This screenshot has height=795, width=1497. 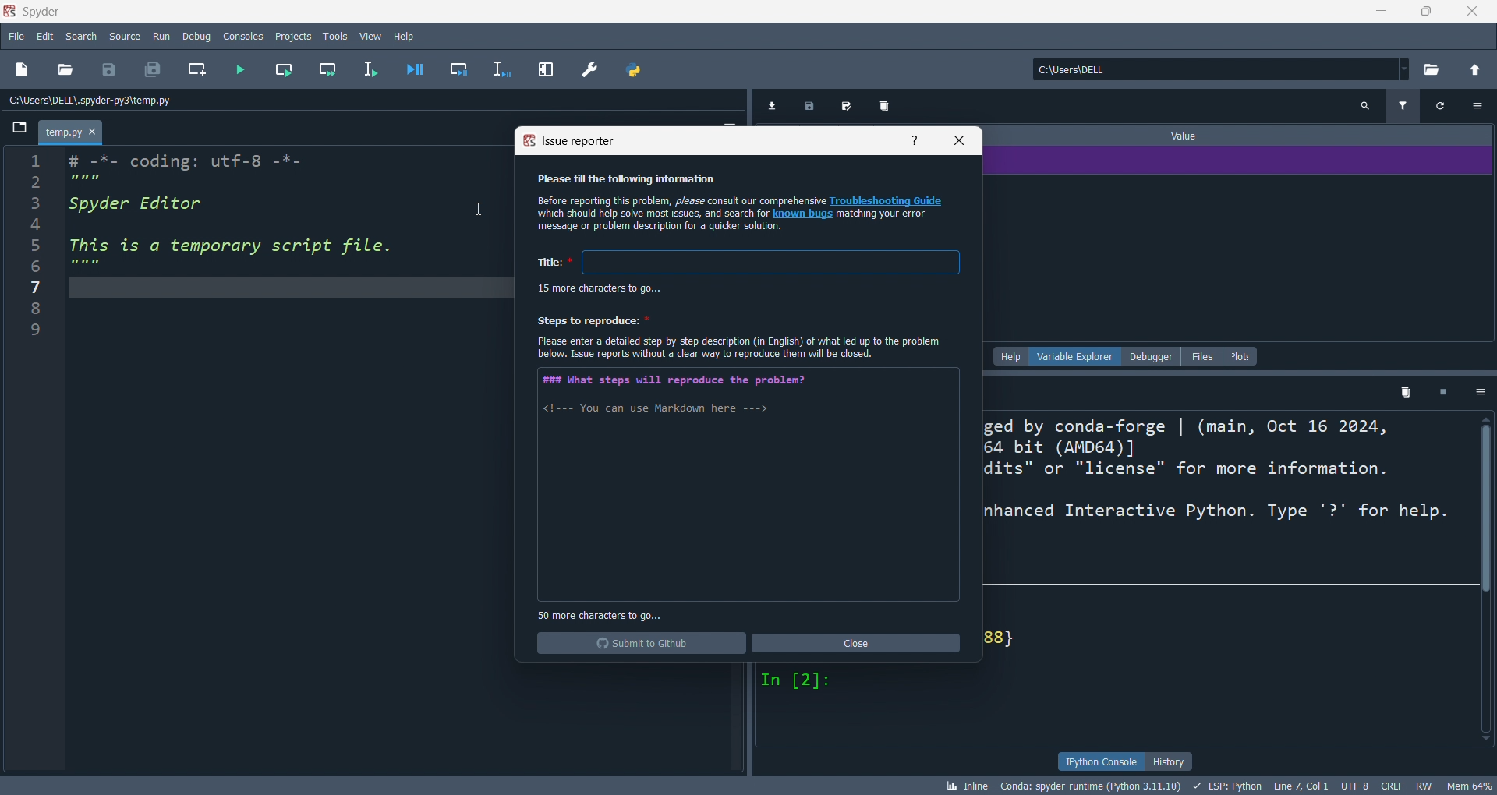 I want to click on expand pane, so click(x=547, y=70).